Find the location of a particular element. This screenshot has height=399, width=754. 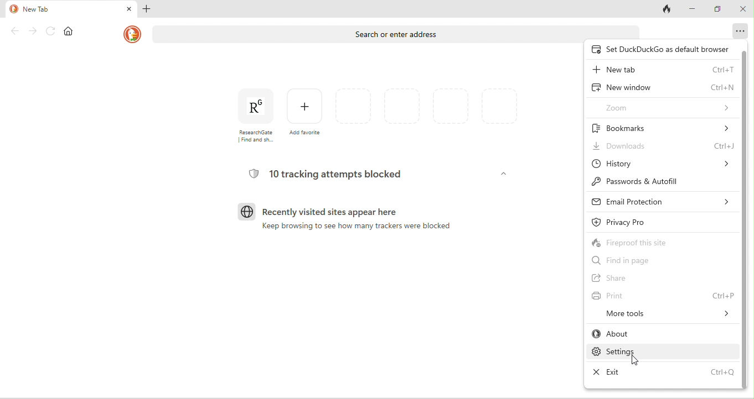

zoom is located at coordinates (665, 106).